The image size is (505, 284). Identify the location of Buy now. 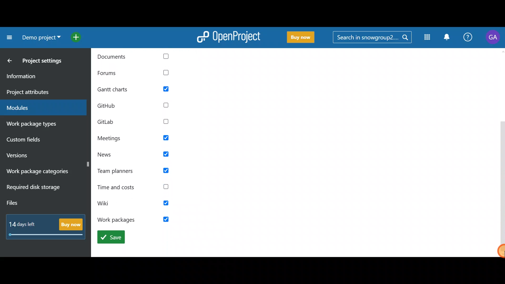
(302, 38).